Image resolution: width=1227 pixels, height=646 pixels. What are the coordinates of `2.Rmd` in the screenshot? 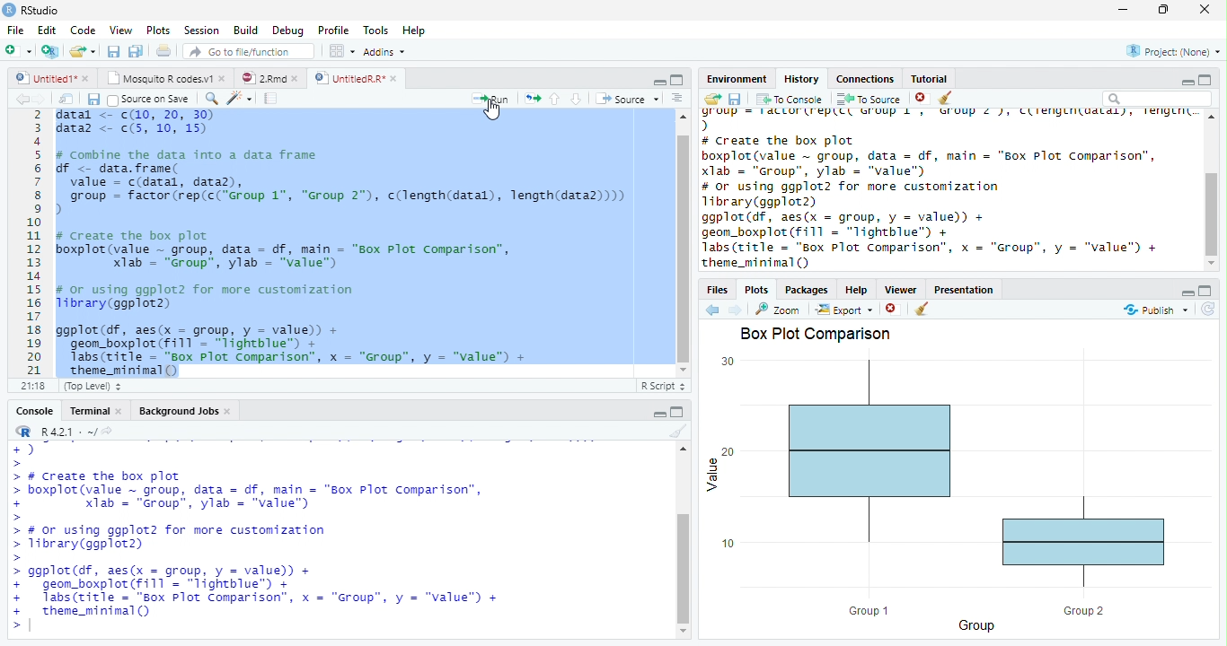 It's located at (262, 78).